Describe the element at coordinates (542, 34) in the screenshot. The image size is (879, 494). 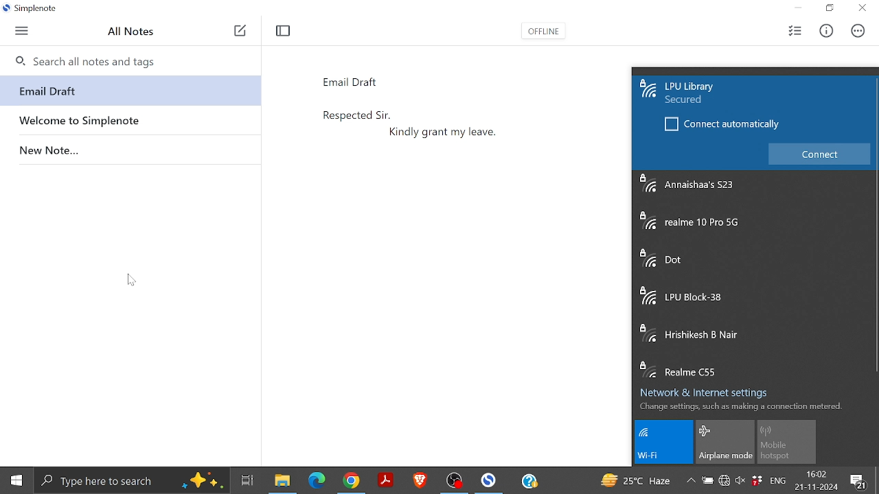
I see `offline` at that location.